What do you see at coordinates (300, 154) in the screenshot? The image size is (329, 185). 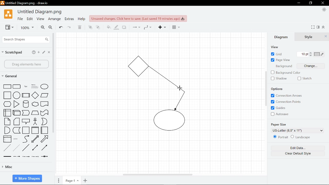 I see `clear default style` at bounding box center [300, 154].